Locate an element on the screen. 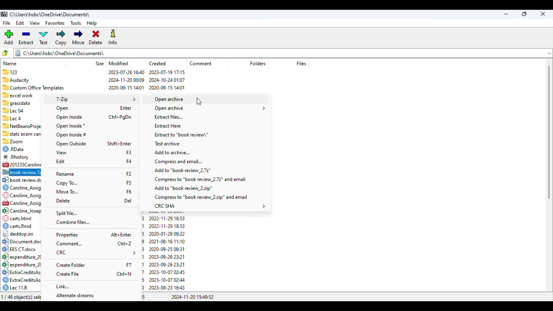  help is located at coordinates (92, 24).